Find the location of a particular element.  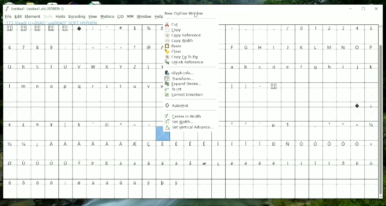

Letter name is located at coordinates (53, 23).